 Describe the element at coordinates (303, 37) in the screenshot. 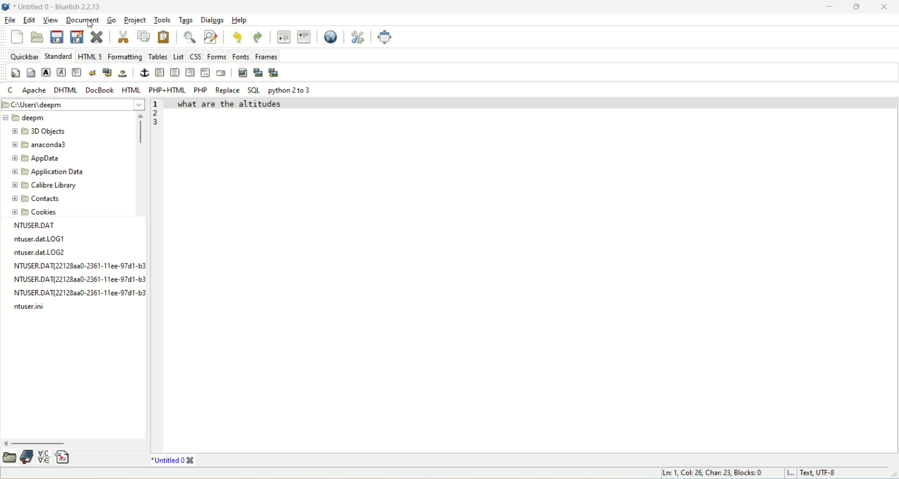

I see `indent` at that location.